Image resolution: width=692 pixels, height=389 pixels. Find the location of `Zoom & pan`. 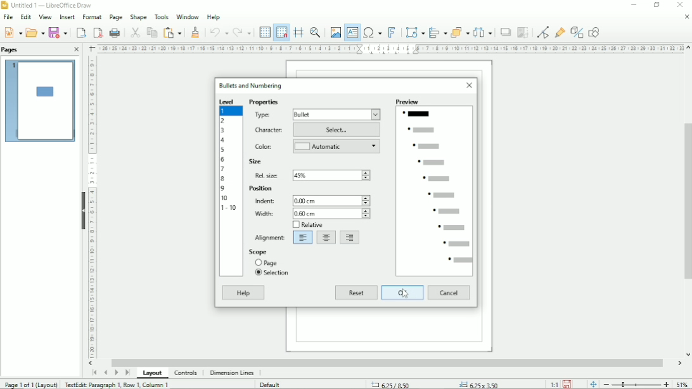

Zoom & pan is located at coordinates (316, 31).